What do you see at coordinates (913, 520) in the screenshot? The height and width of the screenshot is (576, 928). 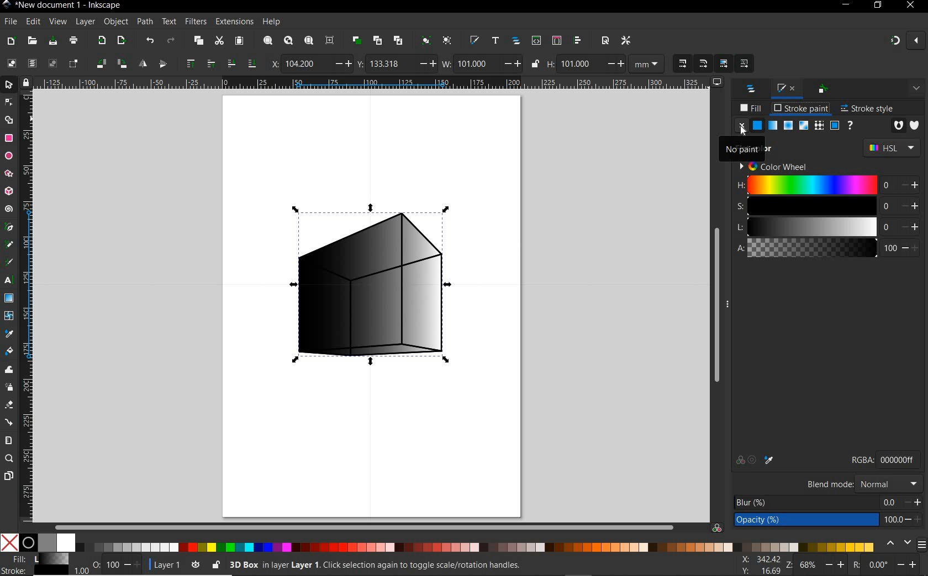 I see `increase/decrease` at bounding box center [913, 520].